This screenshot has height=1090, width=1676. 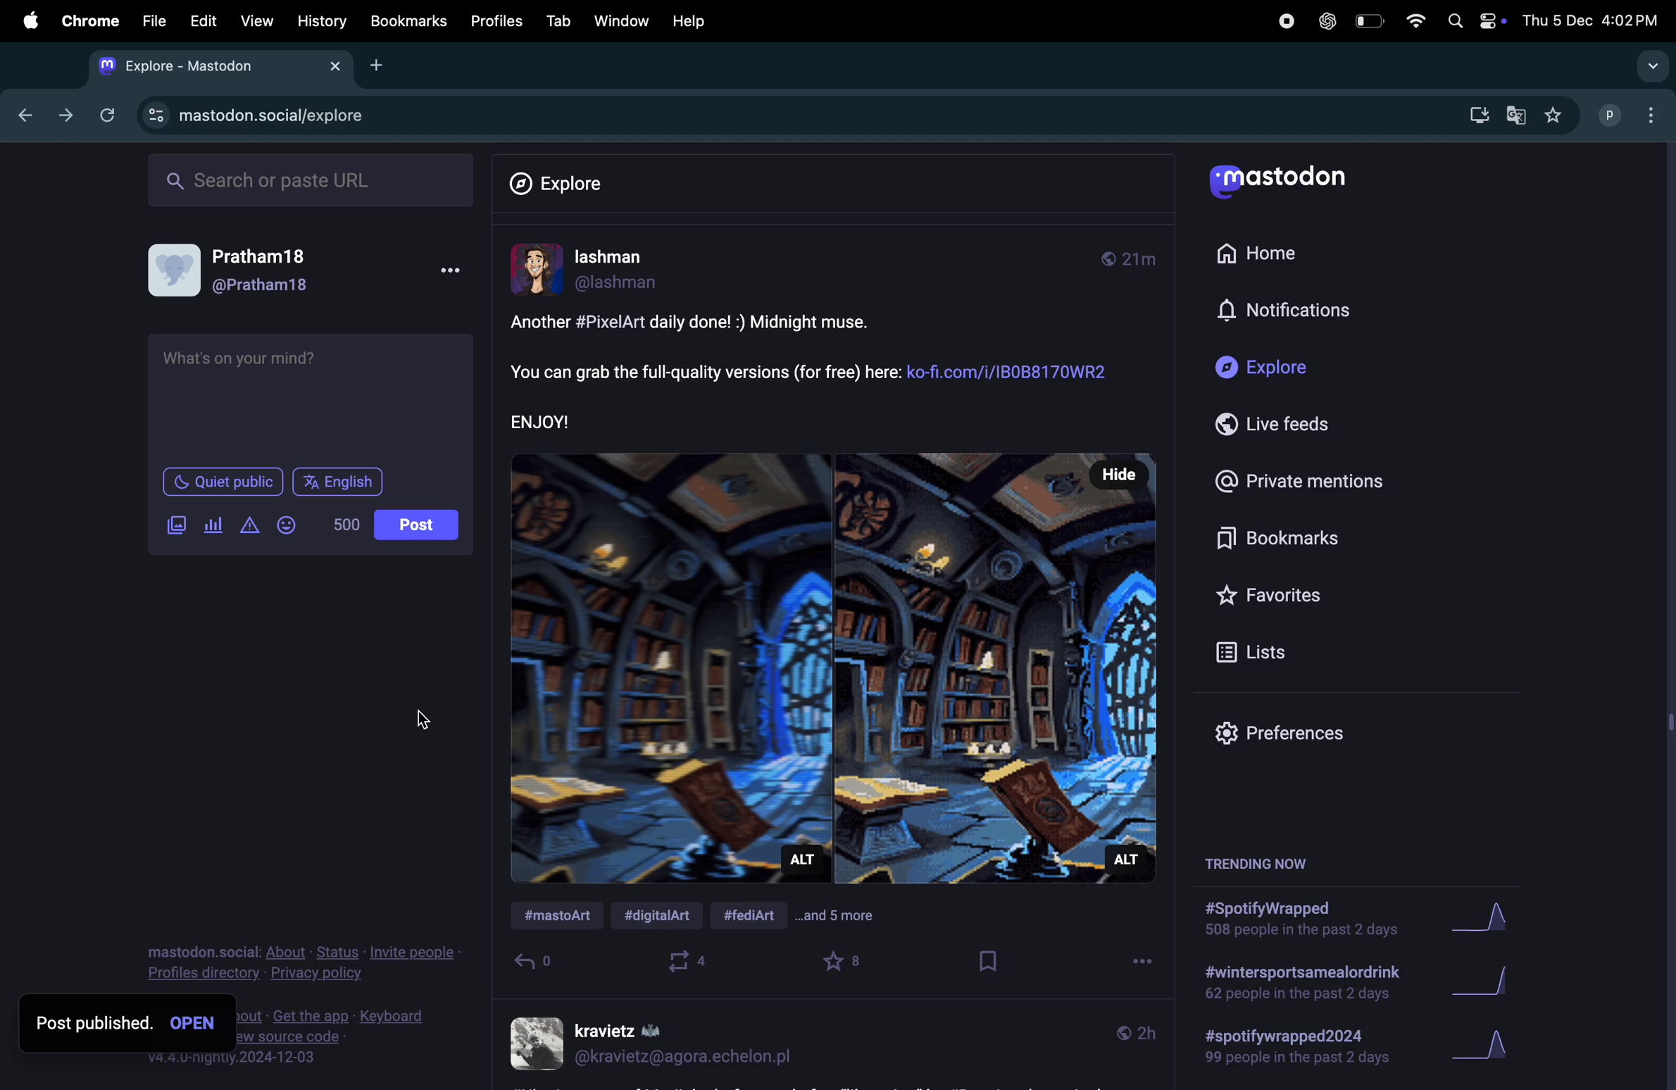 I want to click on spotify wrapped, so click(x=1306, y=1053).